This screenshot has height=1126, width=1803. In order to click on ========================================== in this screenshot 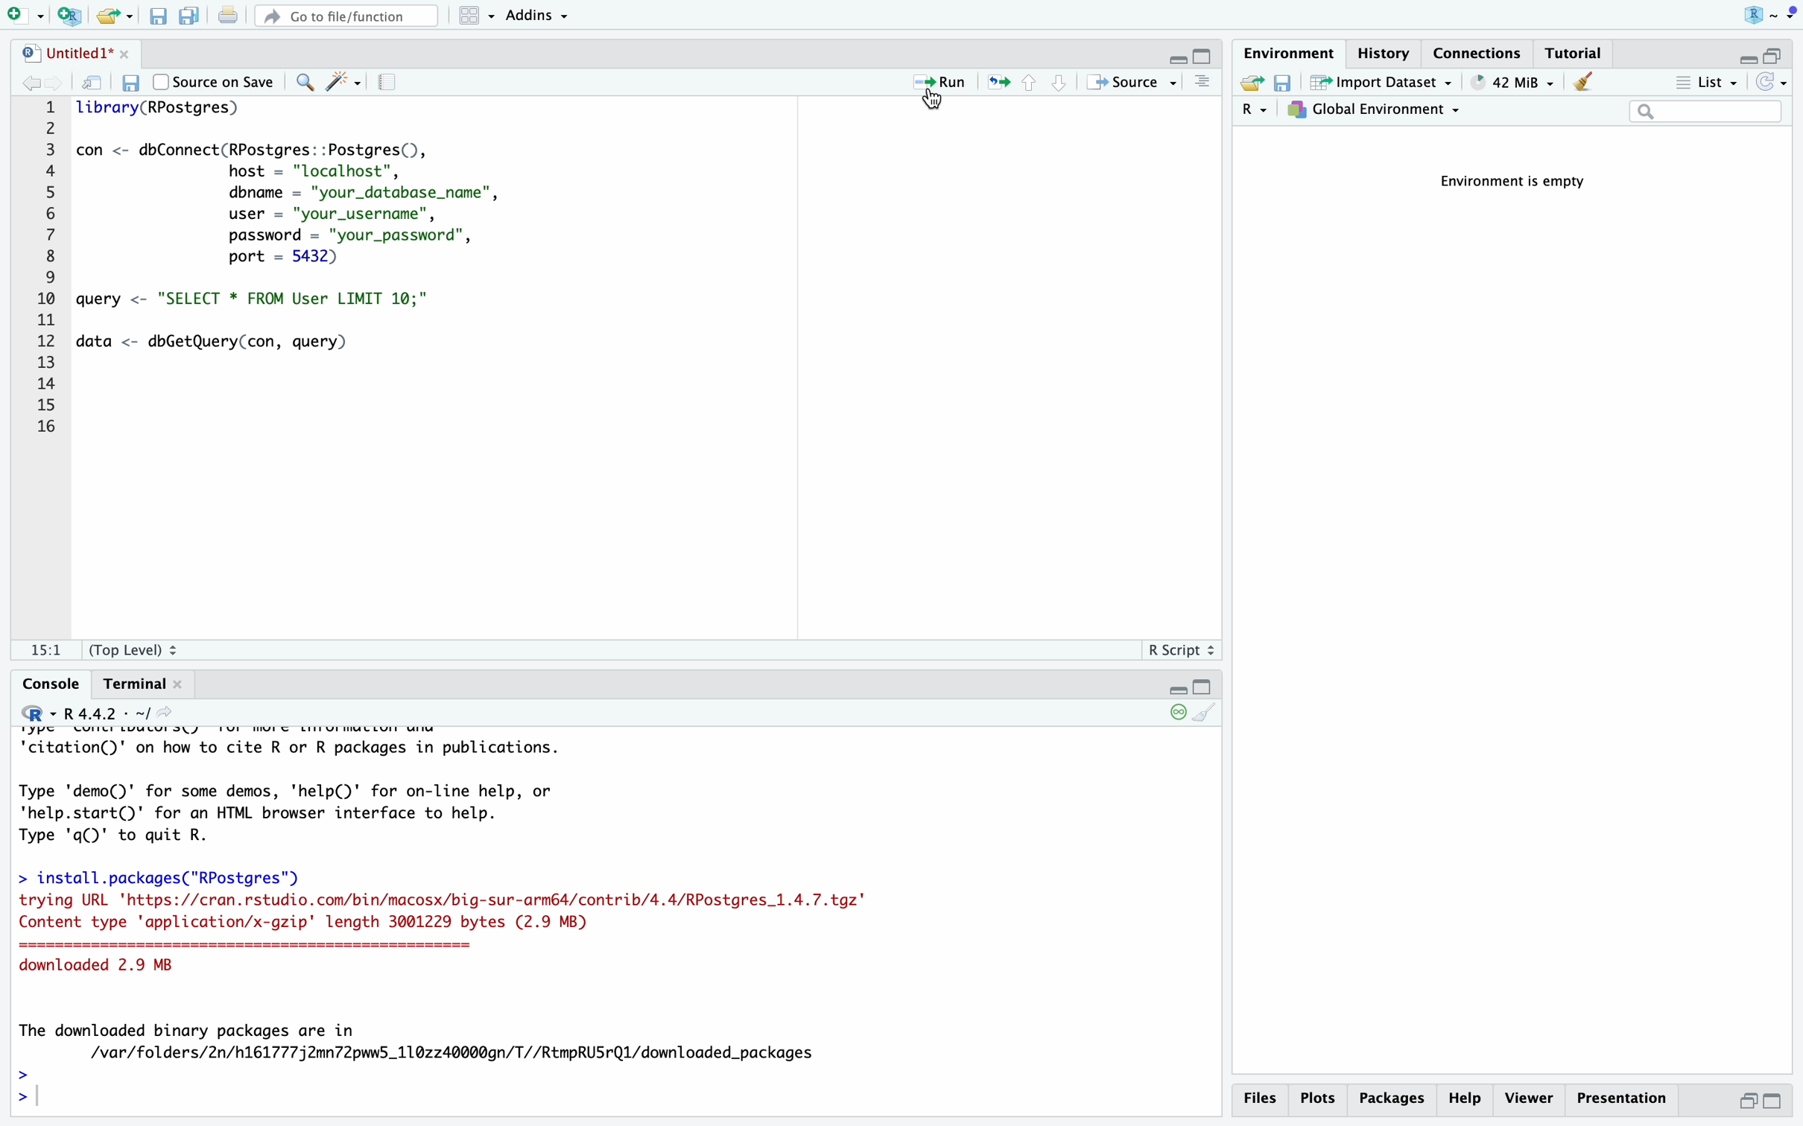, I will do `click(247, 945)`.